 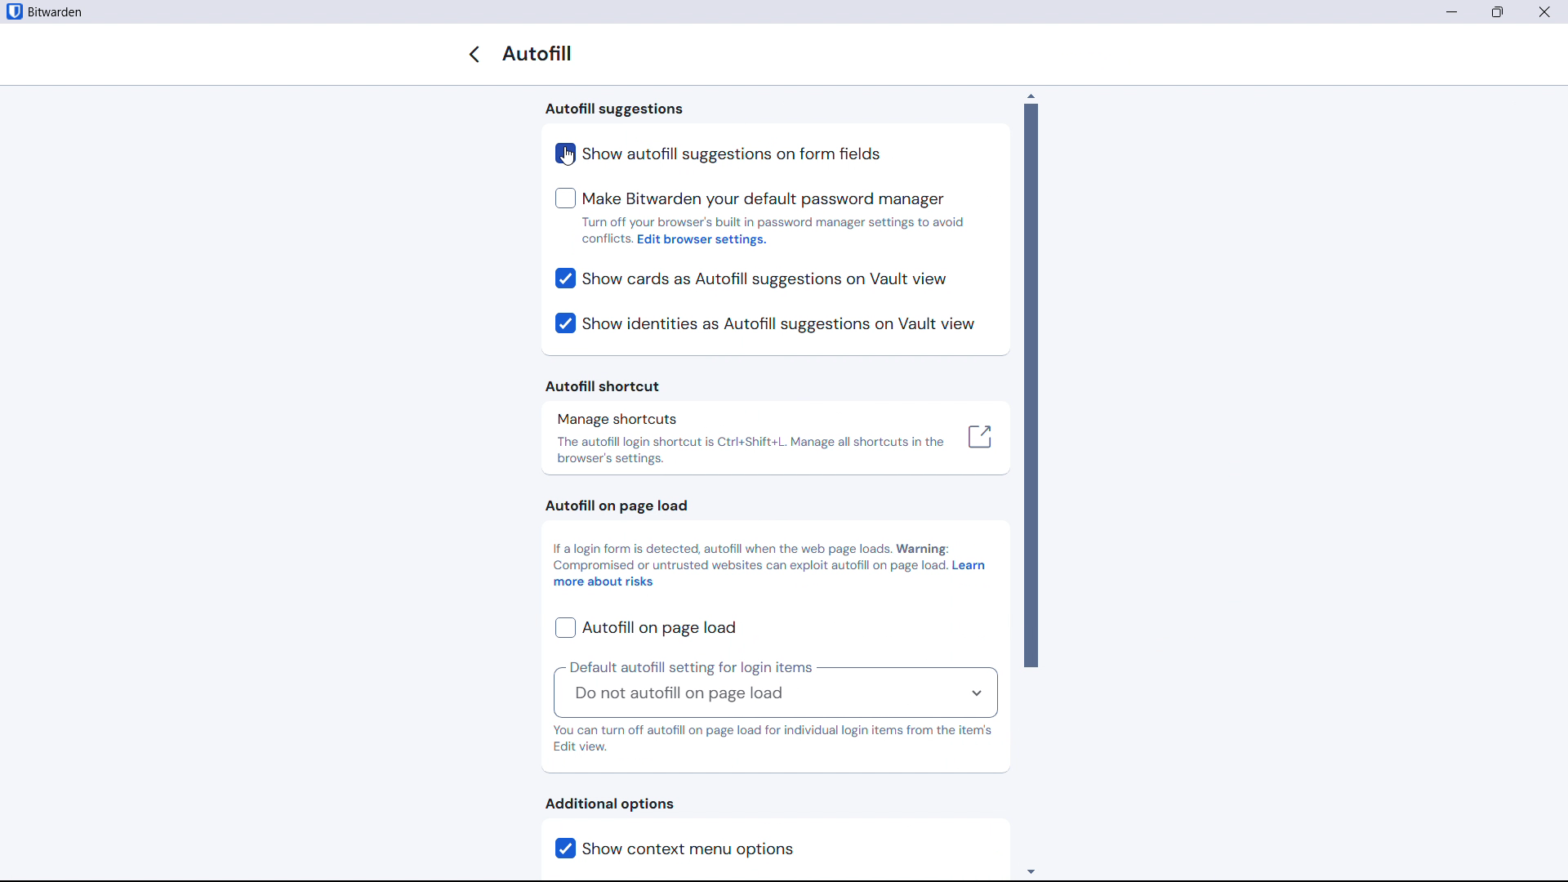 I want to click on Auto fill on page load , so click(x=645, y=628).